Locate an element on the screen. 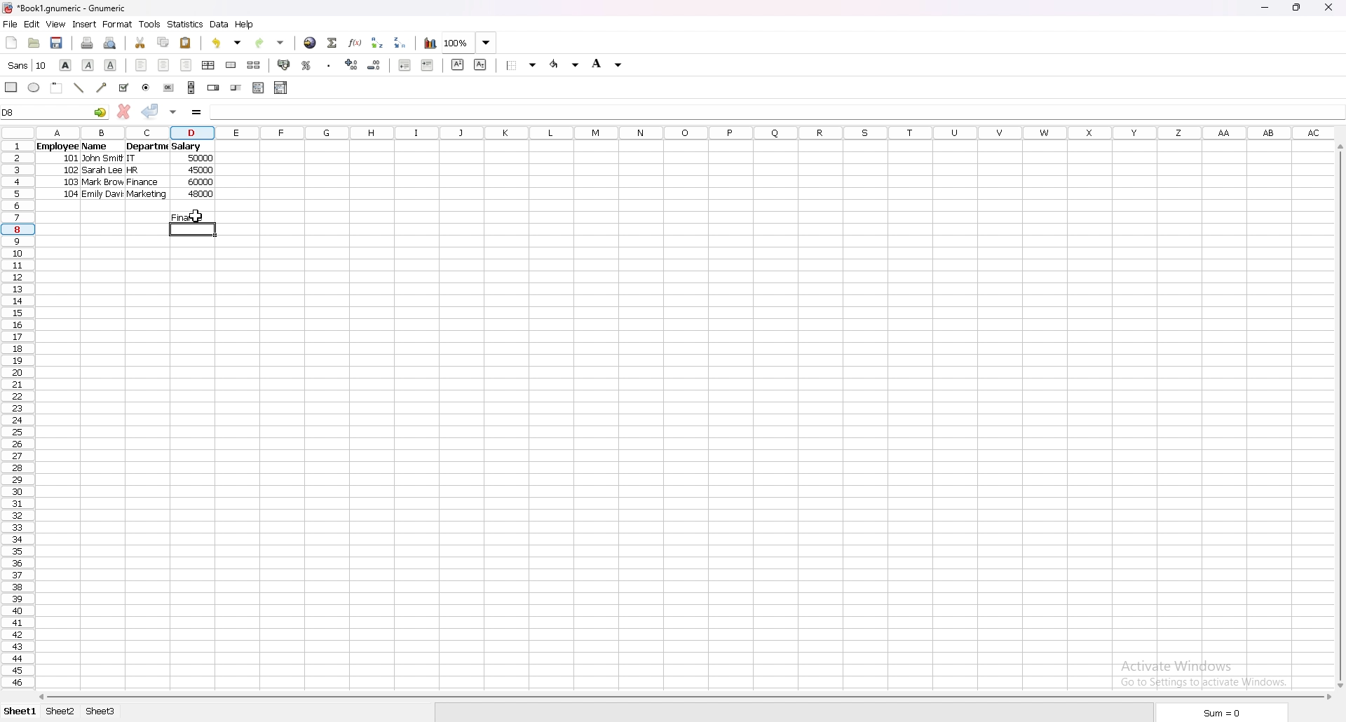  button is located at coordinates (170, 88).